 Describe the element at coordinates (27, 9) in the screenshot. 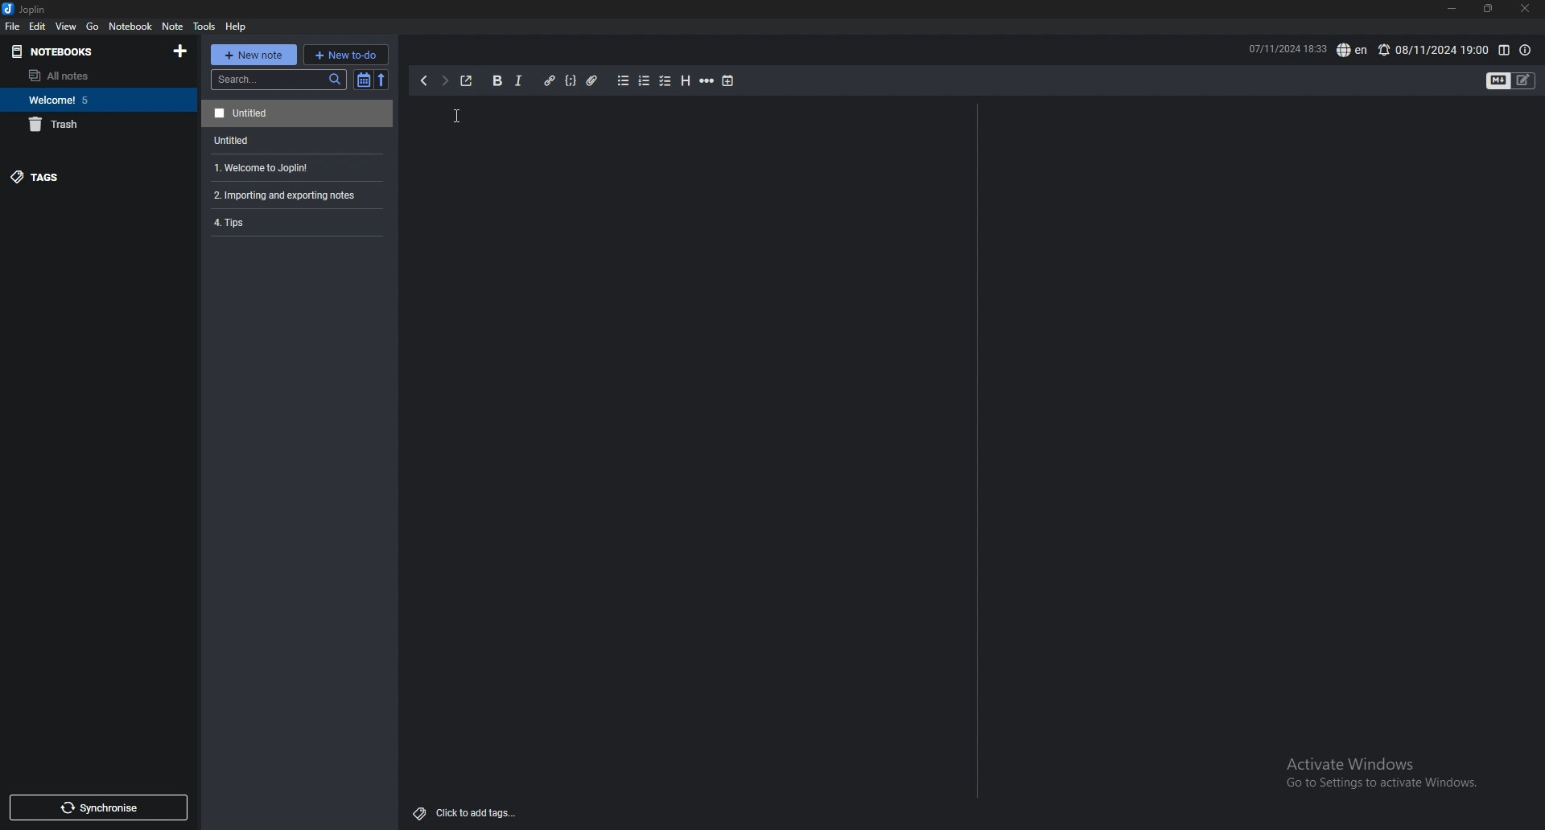

I see `joplin` at that location.